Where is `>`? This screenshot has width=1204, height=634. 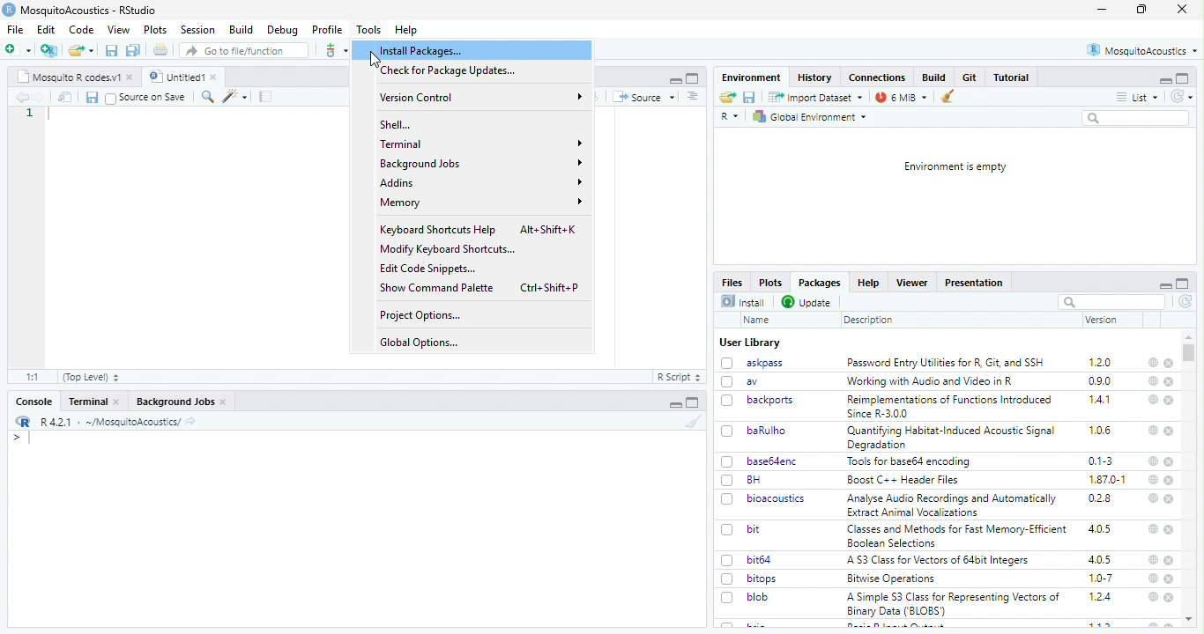 > is located at coordinates (16, 438).